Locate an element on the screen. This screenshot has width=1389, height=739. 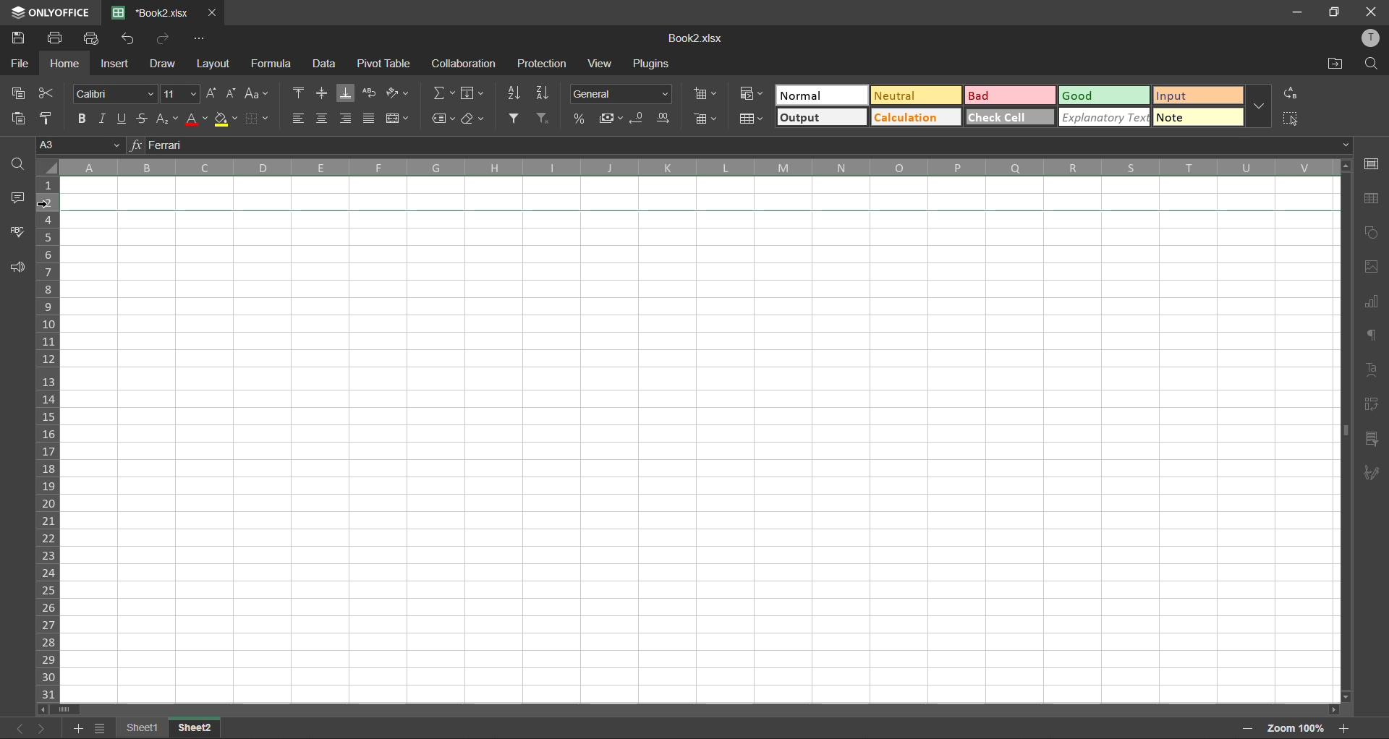
redo is located at coordinates (163, 38).